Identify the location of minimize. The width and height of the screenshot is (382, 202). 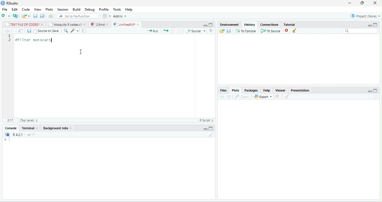
(350, 3).